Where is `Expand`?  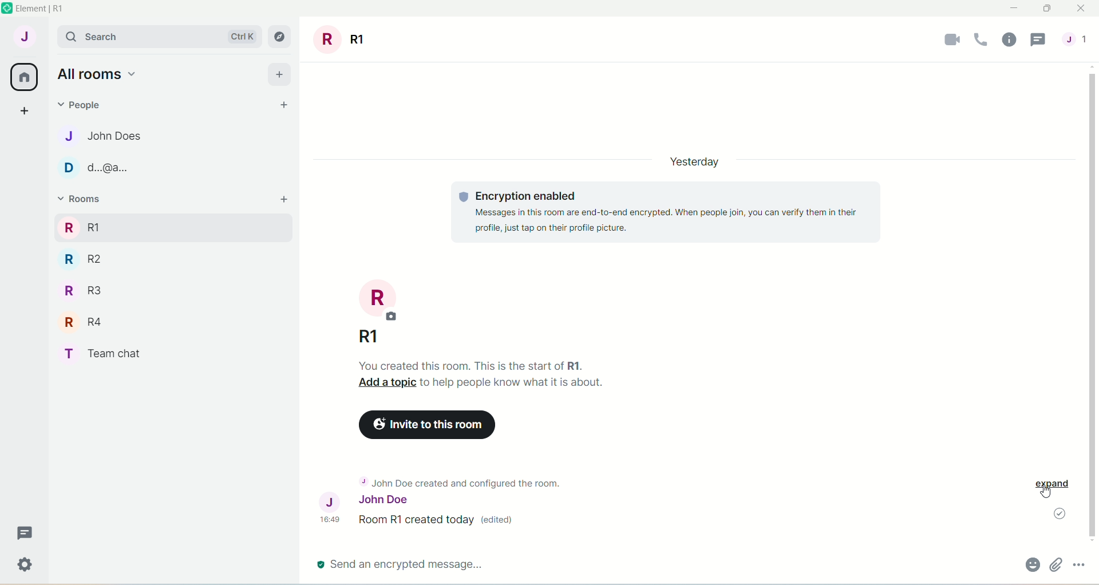
Expand is located at coordinates (1051, 483).